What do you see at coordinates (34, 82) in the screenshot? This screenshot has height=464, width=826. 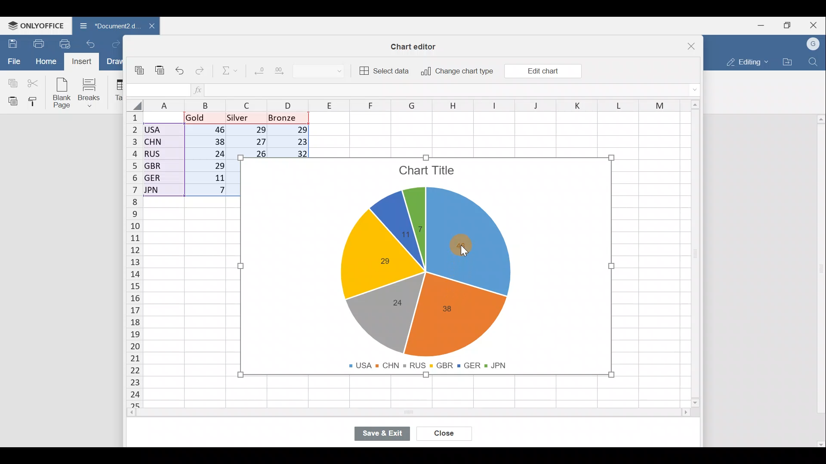 I see `Cut` at bounding box center [34, 82].